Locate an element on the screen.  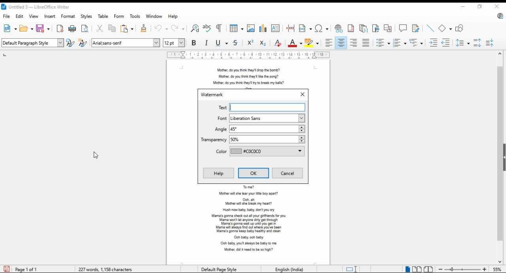
zoom in/zoom out slider is located at coordinates (463, 269).